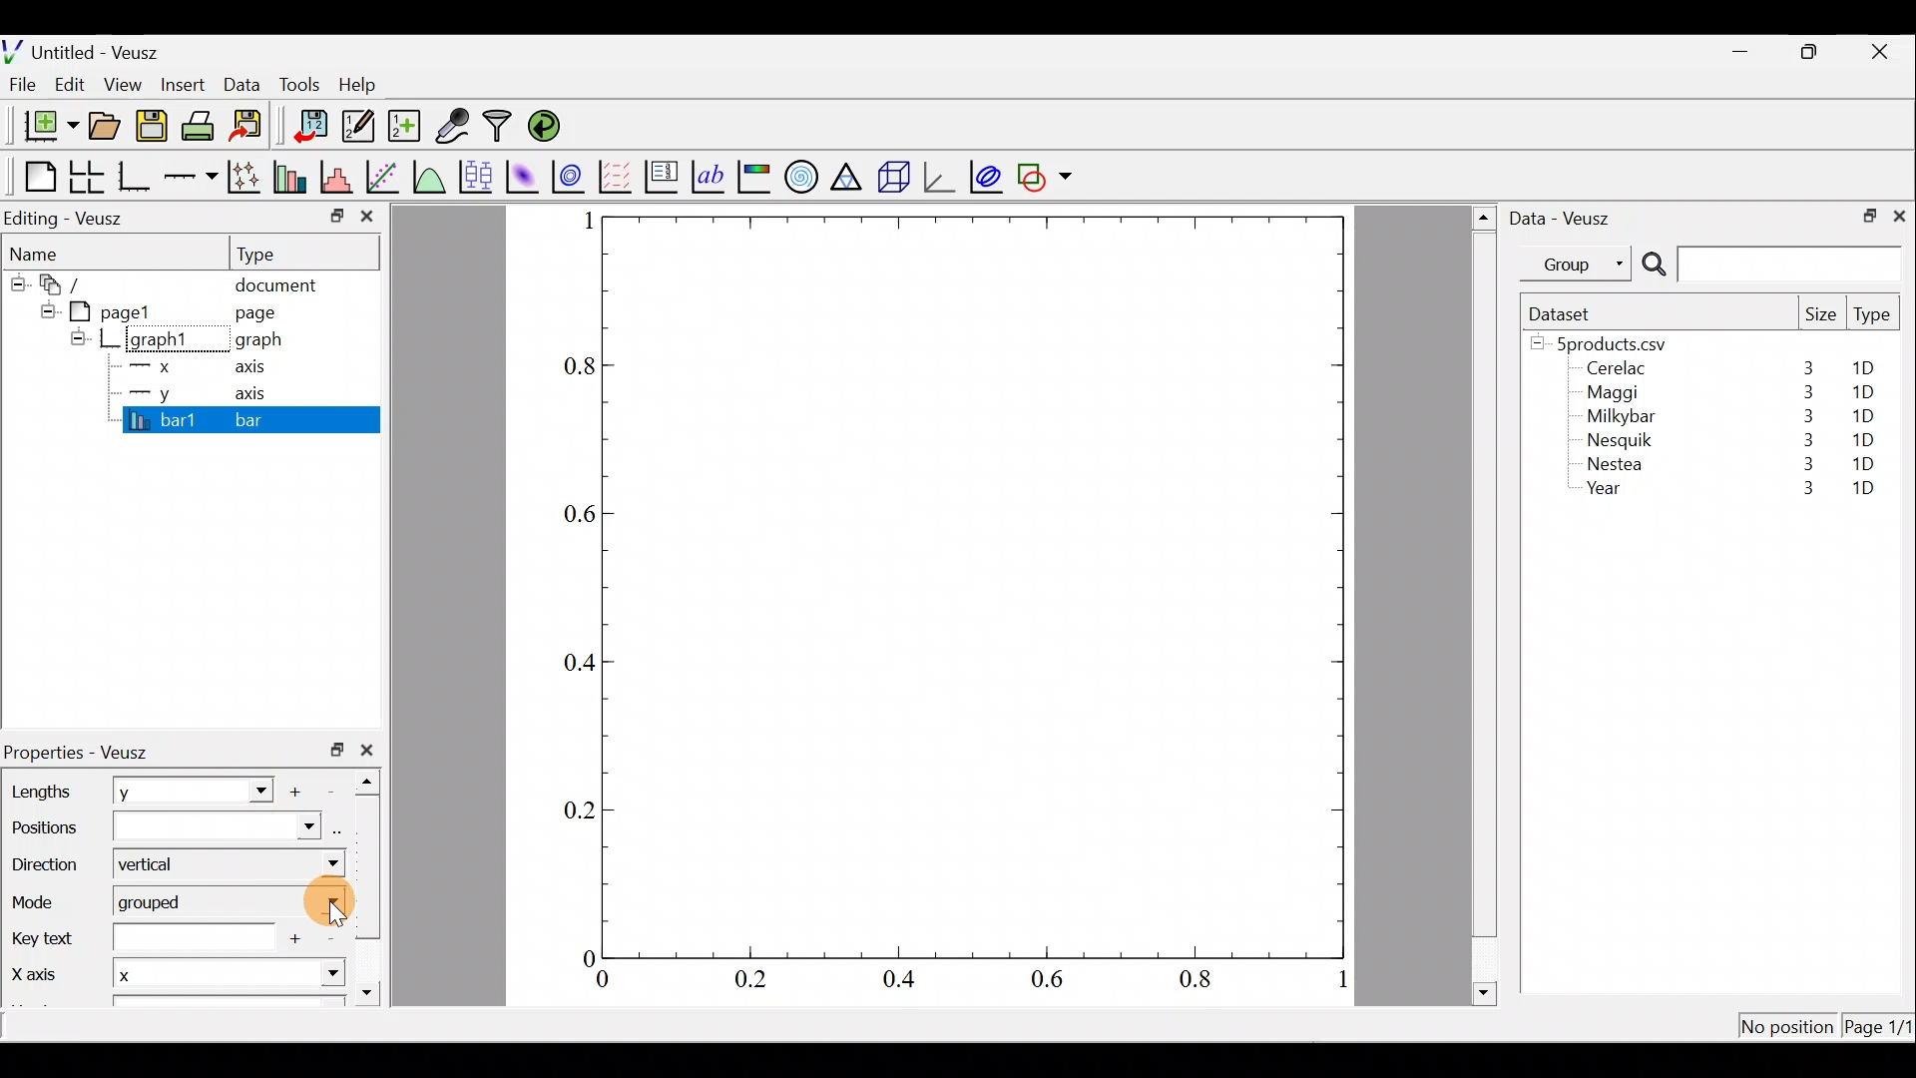 The image size is (1916, 1078). Describe the element at coordinates (127, 80) in the screenshot. I see `View` at that location.